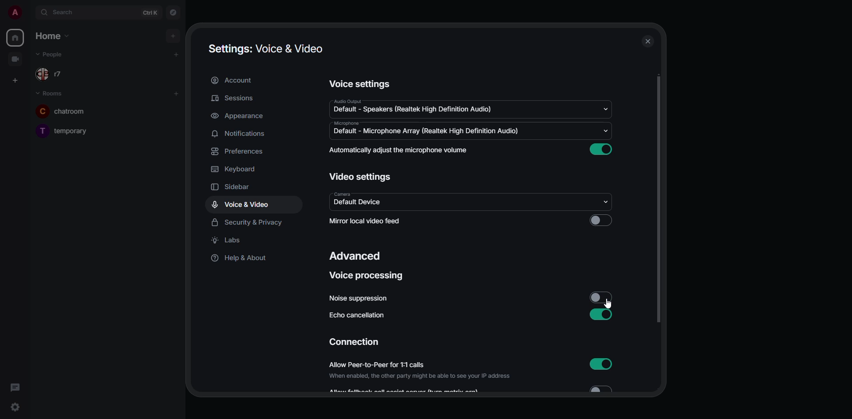 This screenshot has width=852, height=419. I want to click on advanced, so click(355, 257).